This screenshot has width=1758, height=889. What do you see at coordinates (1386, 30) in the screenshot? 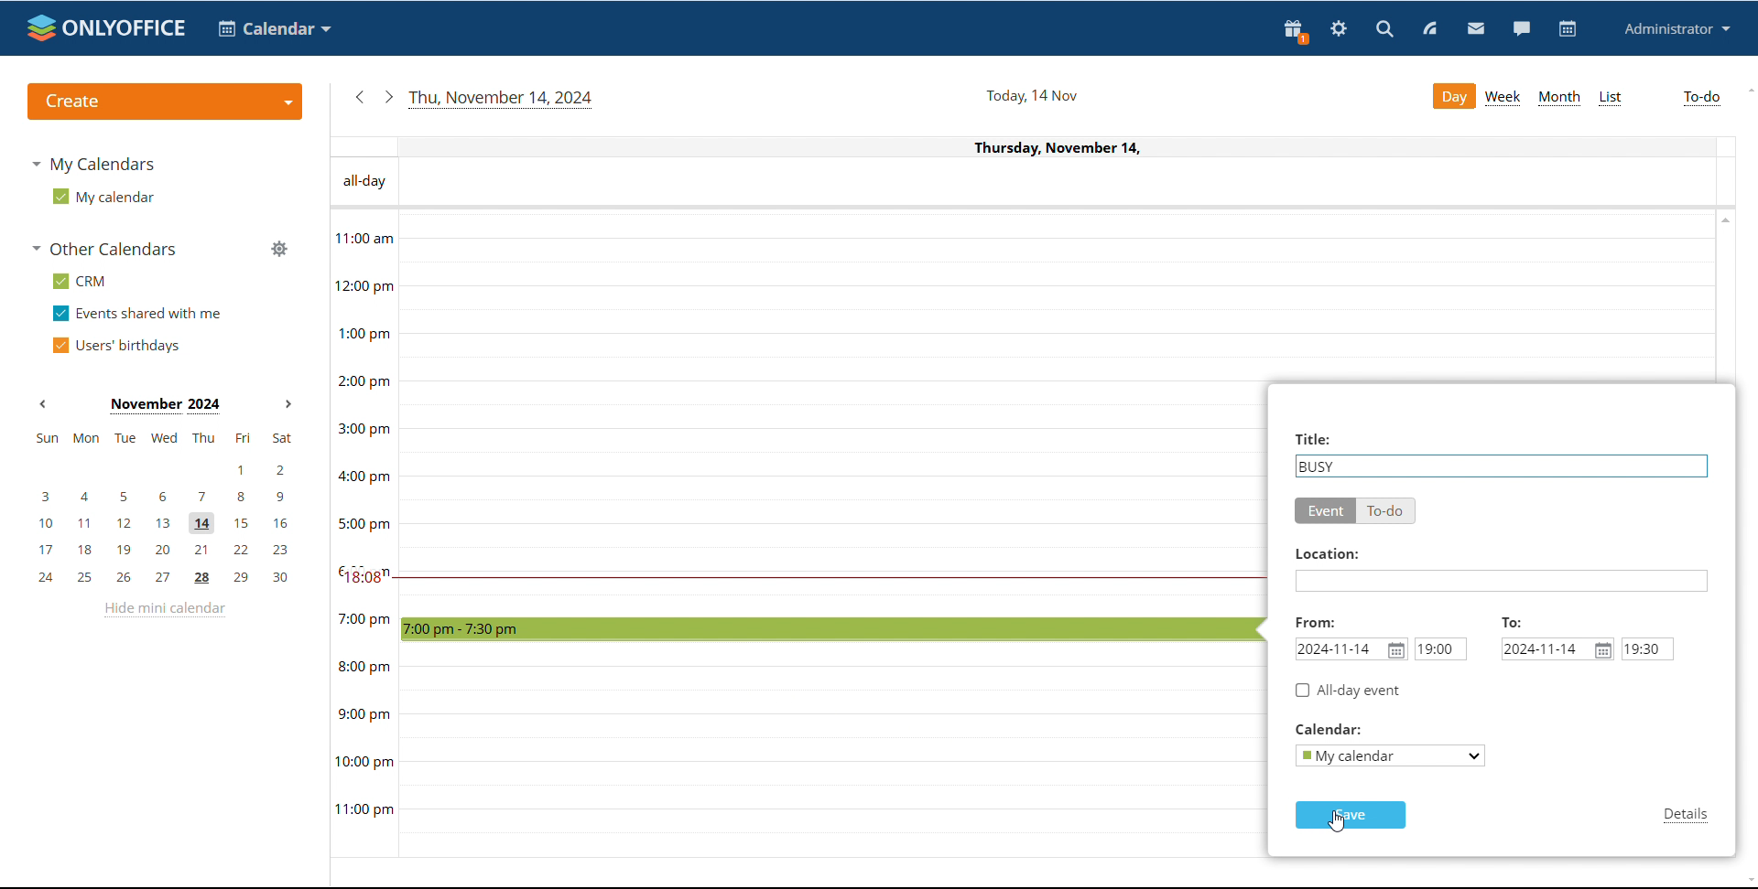
I see `search` at bounding box center [1386, 30].